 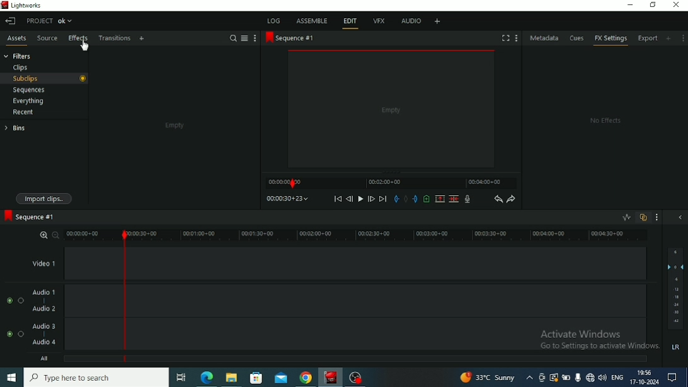 What do you see at coordinates (289, 38) in the screenshot?
I see `sequence #1` at bounding box center [289, 38].